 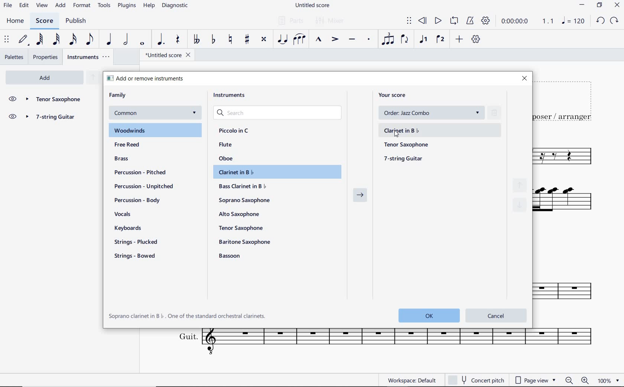 What do you see at coordinates (246, 201) in the screenshot?
I see `soprano saxophone` at bounding box center [246, 201].